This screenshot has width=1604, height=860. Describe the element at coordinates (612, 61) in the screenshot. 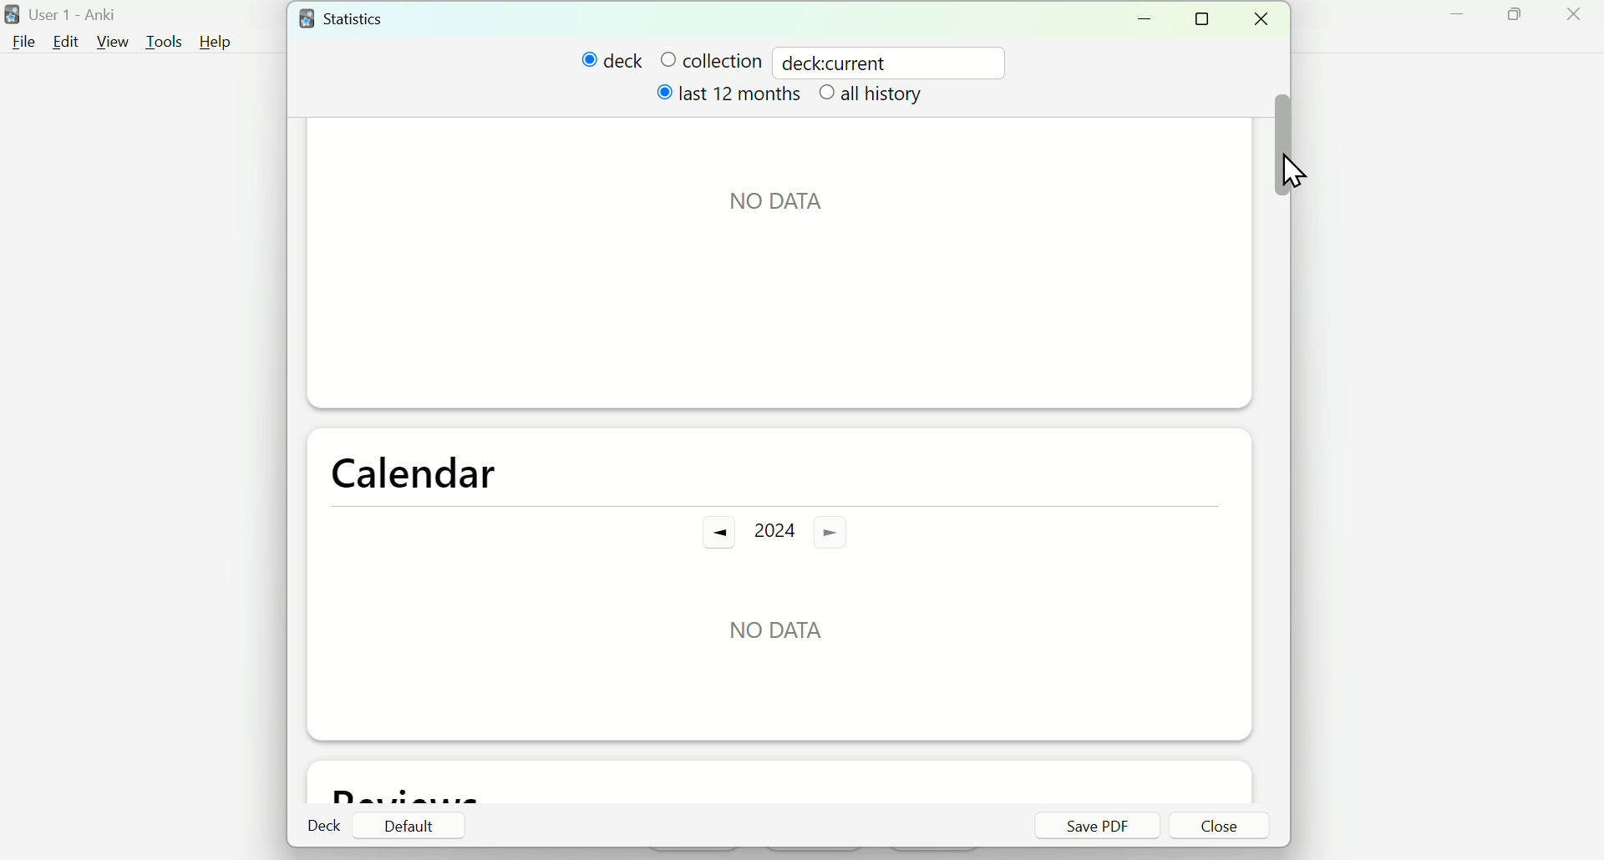

I see `deck` at that location.